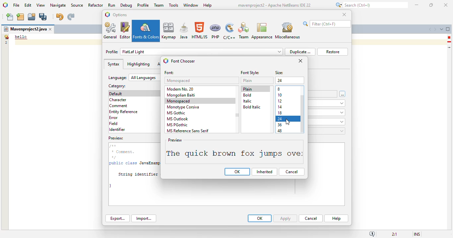 The width and height of the screenshot is (453, 238). I want to click on monospaced, so click(179, 101).